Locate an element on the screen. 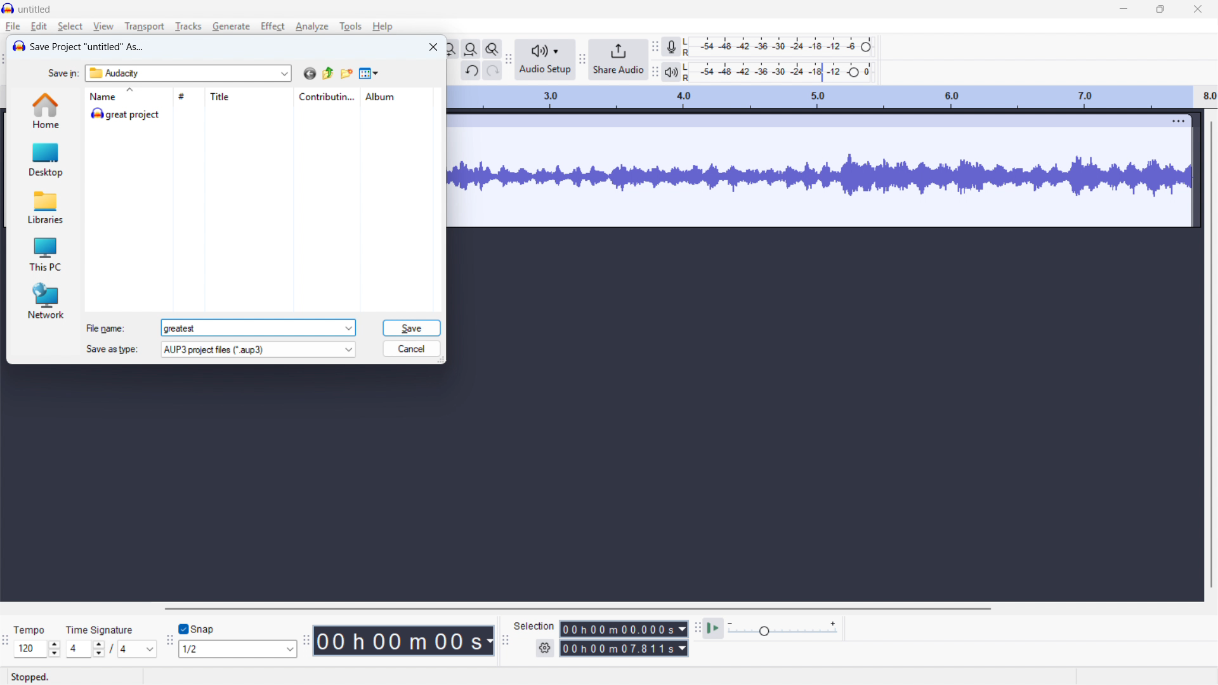 Image resolution: width=1218 pixels, height=685 pixels. set snapping is located at coordinates (238, 649).